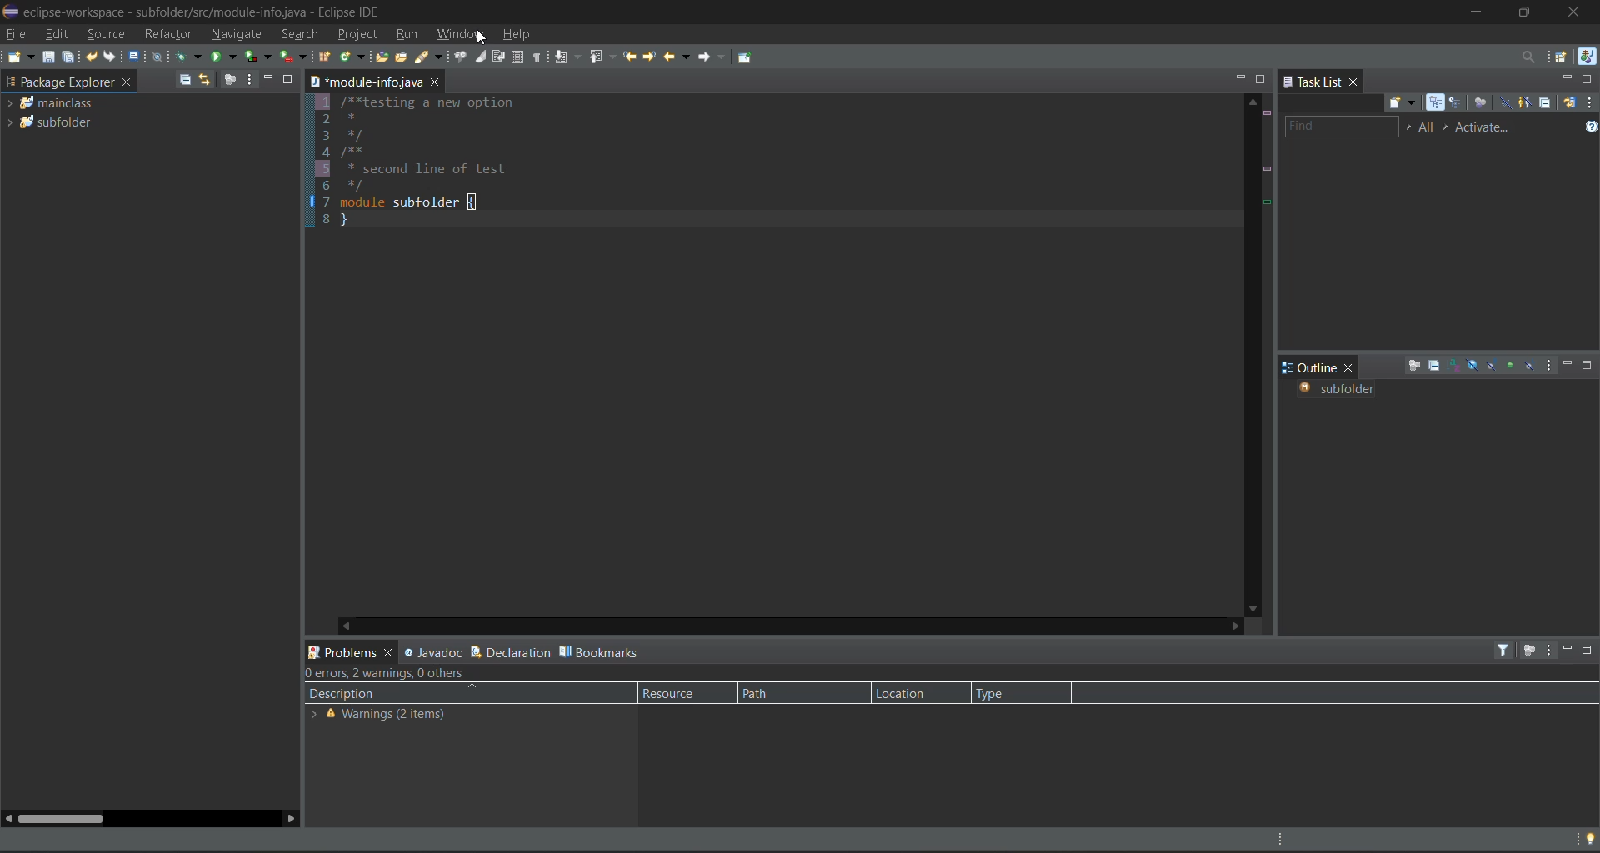  What do you see at coordinates (1343, 389) in the screenshot?
I see `subfolder` at bounding box center [1343, 389].